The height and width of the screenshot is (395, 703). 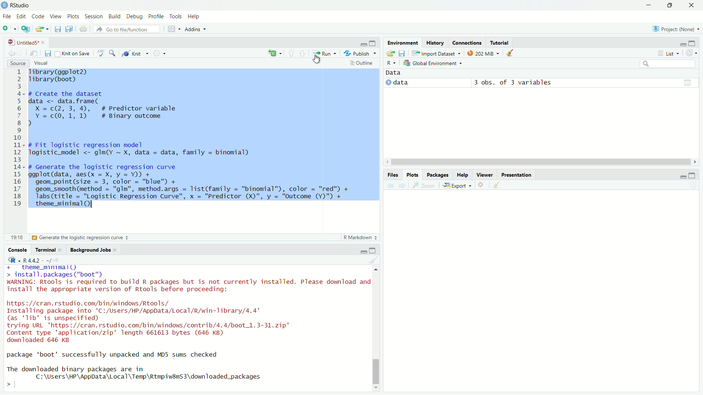 I want to click on Go back to previous source location, so click(x=11, y=53).